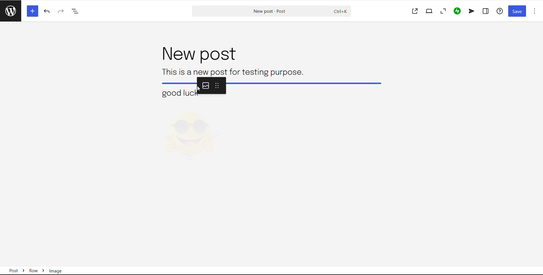 This screenshot has height=275, width=543. Describe the element at coordinates (429, 11) in the screenshot. I see `view` at that location.